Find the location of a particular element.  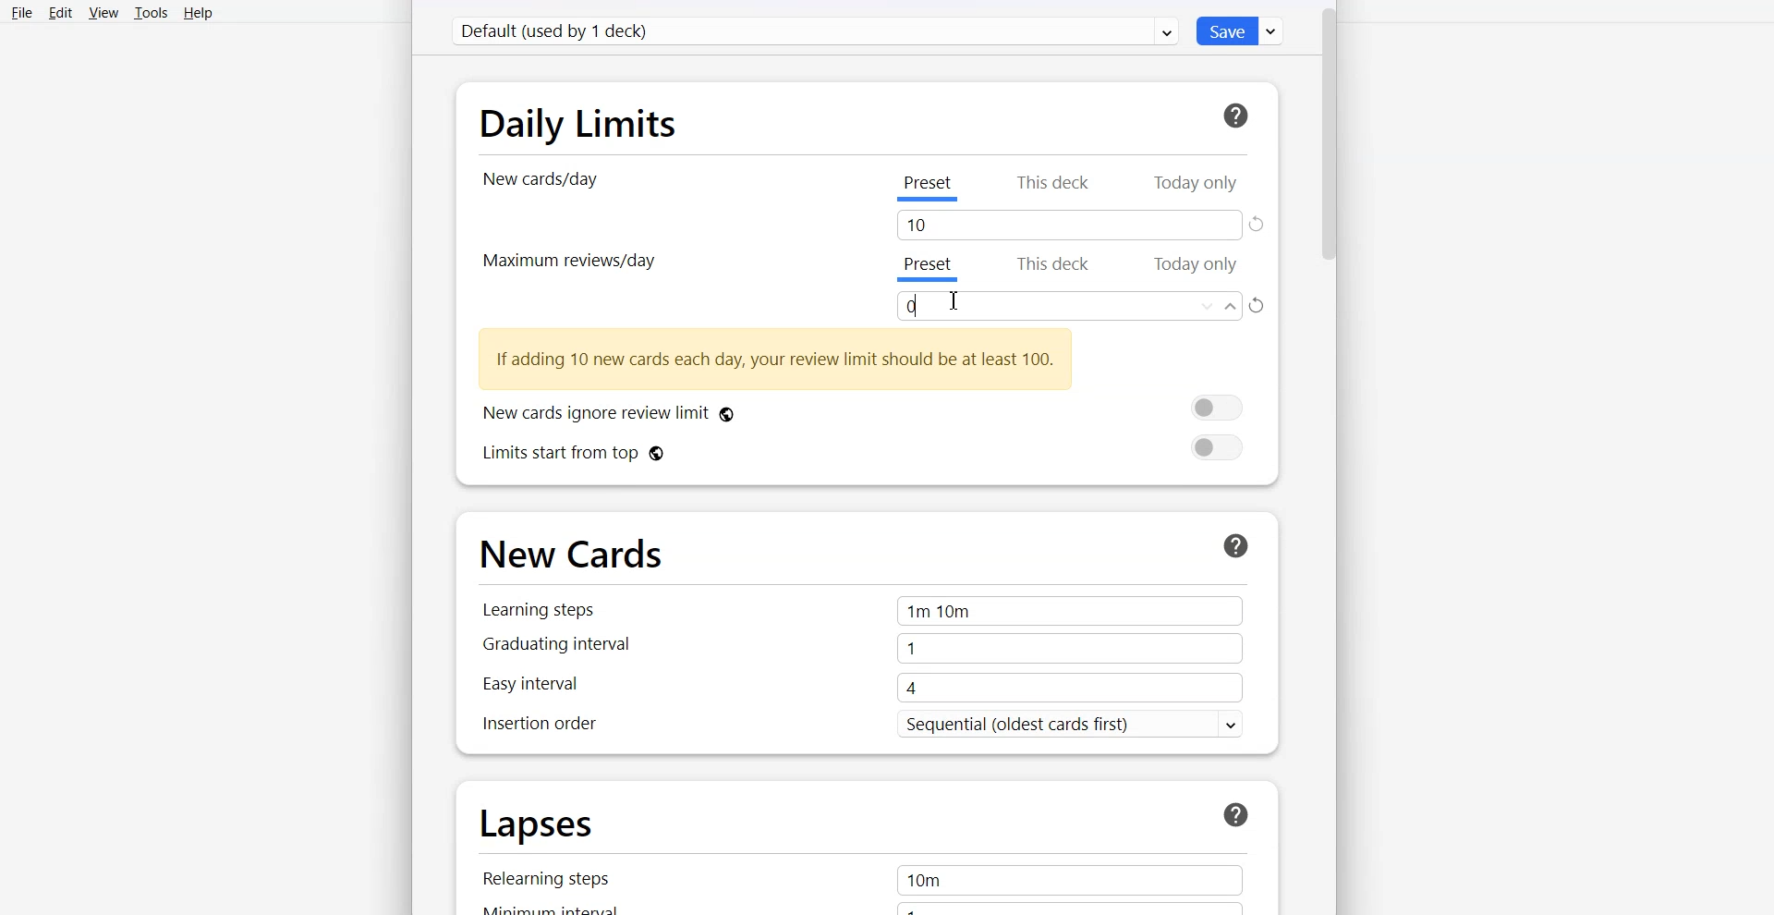

Save is located at coordinates (1242, 30).